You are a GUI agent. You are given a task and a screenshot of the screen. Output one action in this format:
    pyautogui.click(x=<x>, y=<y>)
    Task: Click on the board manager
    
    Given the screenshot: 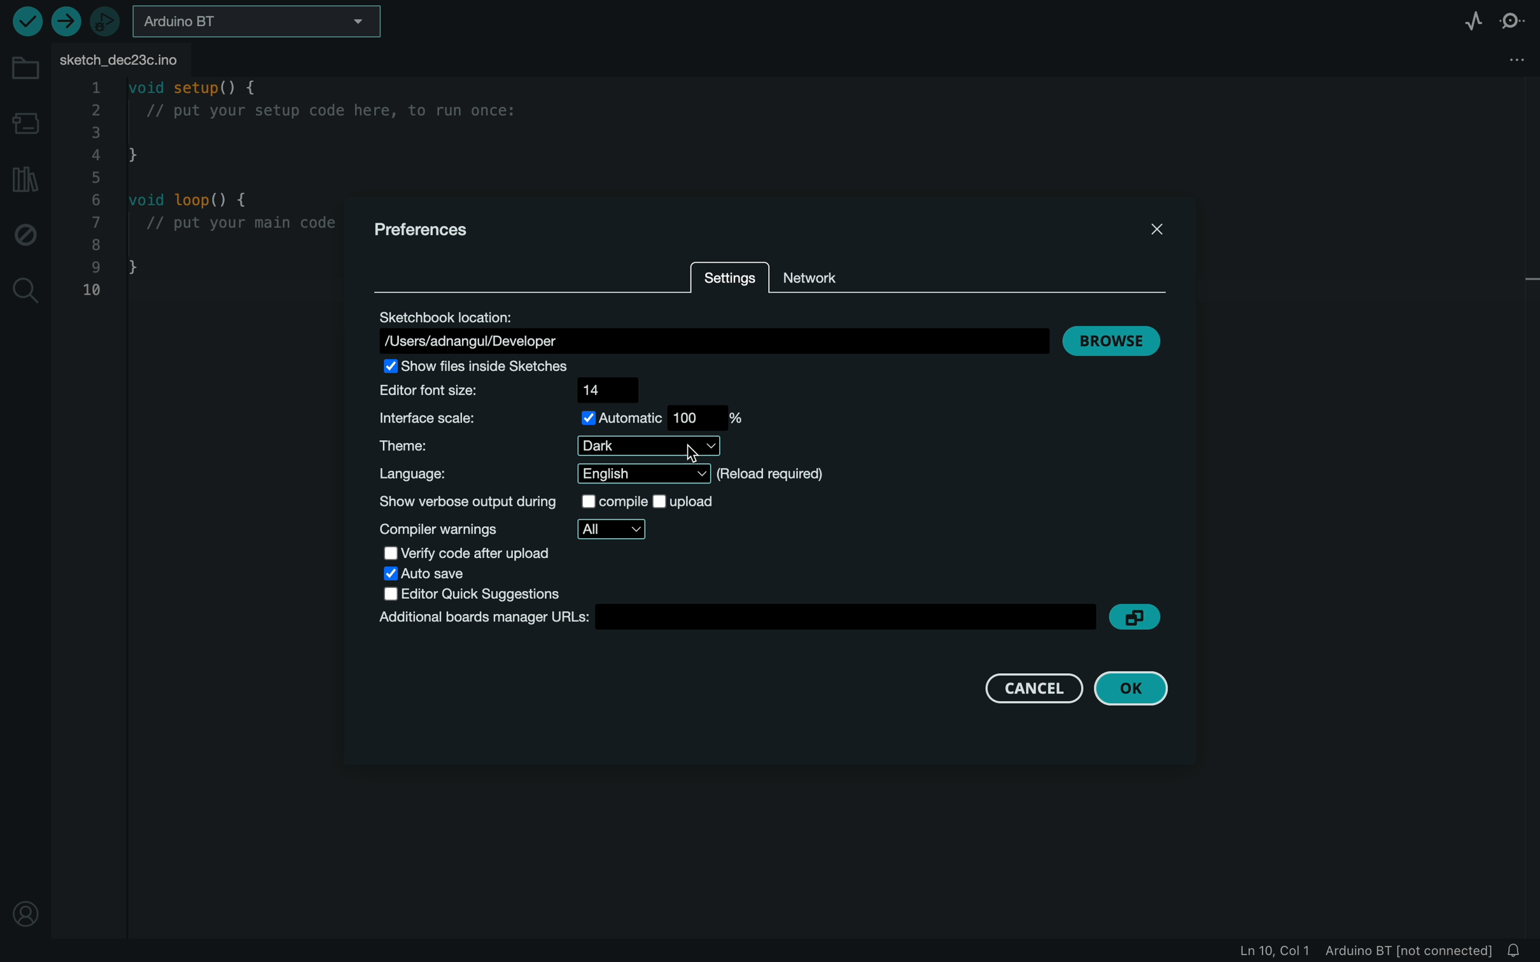 What is the action you would take?
    pyautogui.click(x=27, y=123)
    